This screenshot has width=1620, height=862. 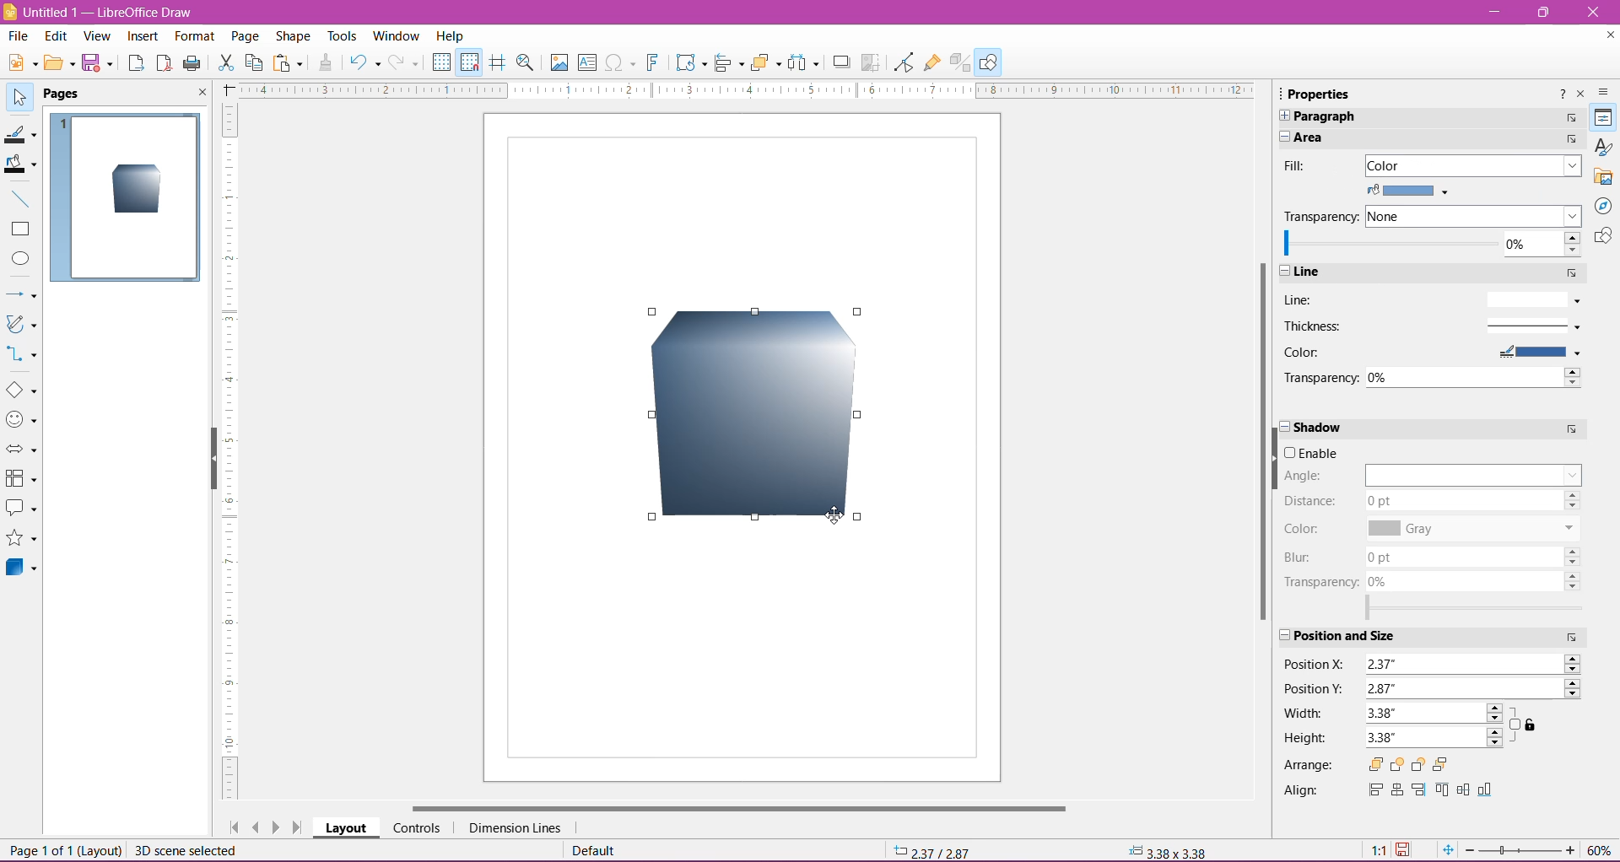 I want to click on Open, so click(x=58, y=64).